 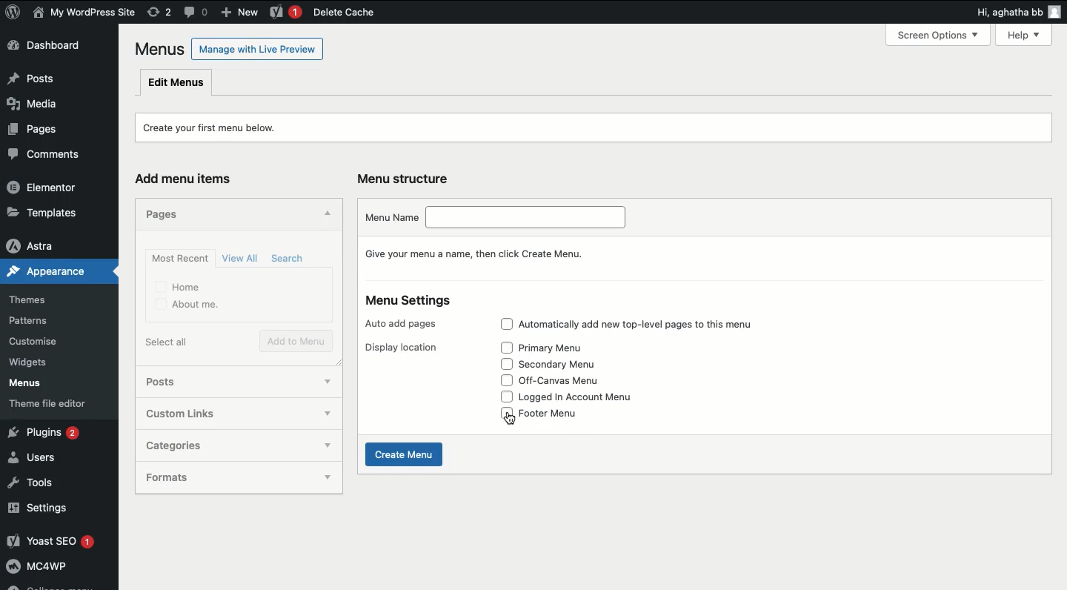 What do you see at coordinates (502, 397) in the screenshot?
I see `Check box` at bounding box center [502, 397].